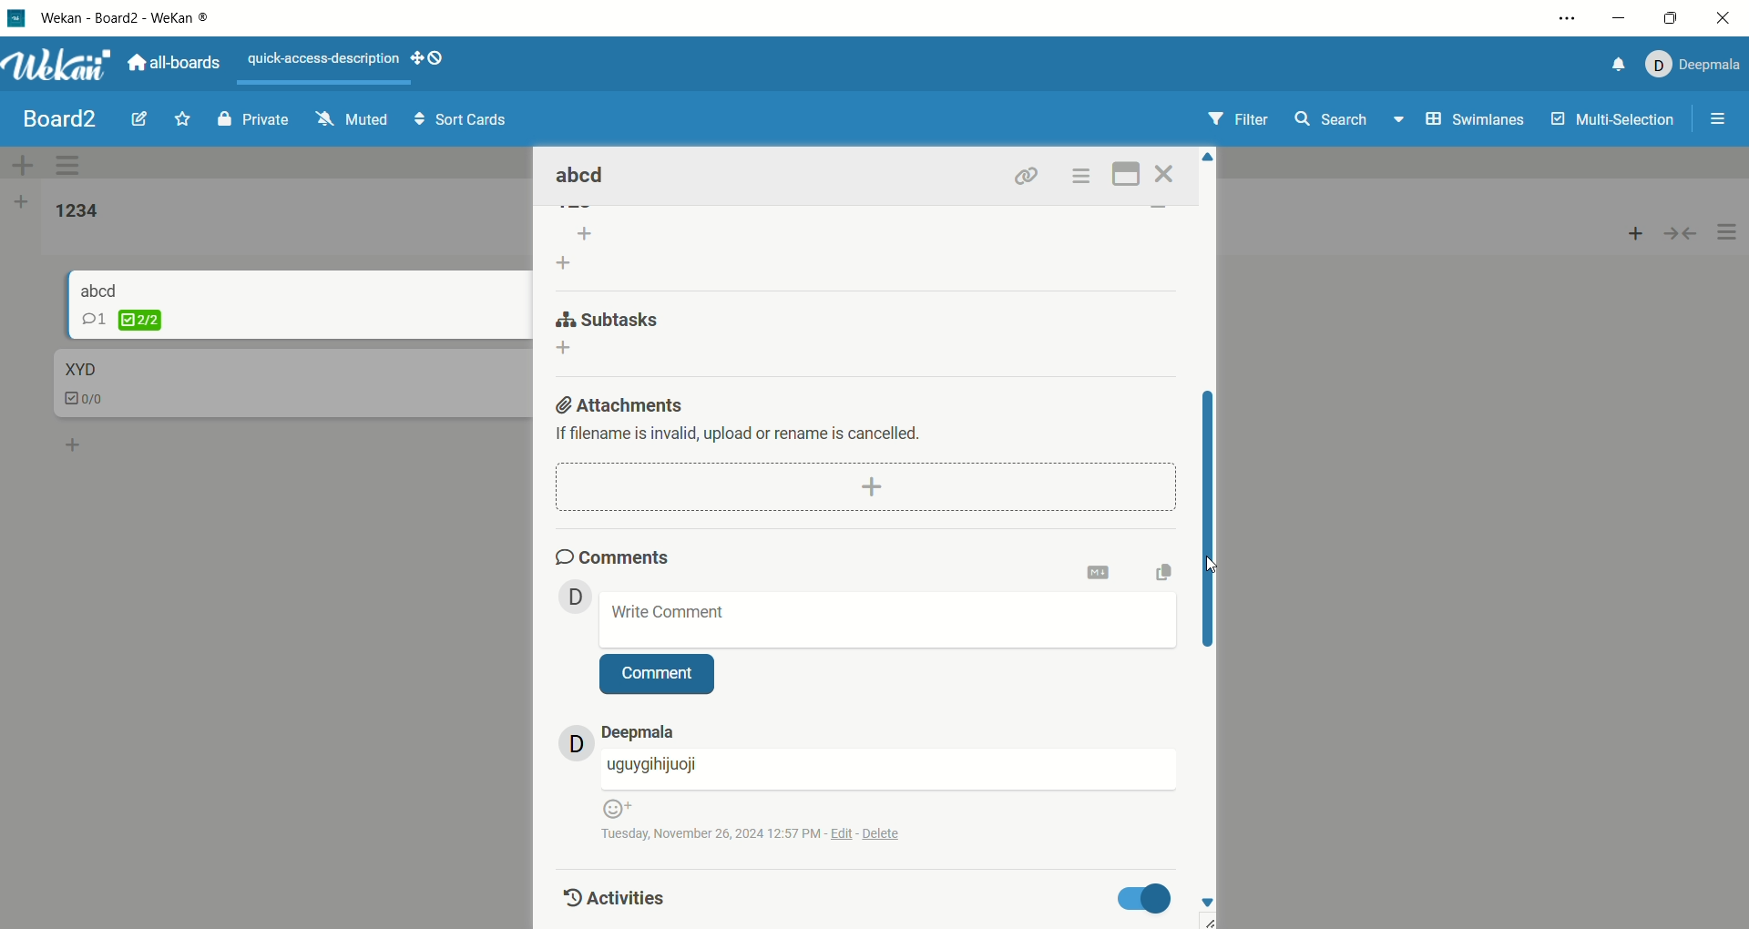  Describe the element at coordinates (1671, 20) in the screenshot. I see `maximize` at that location.